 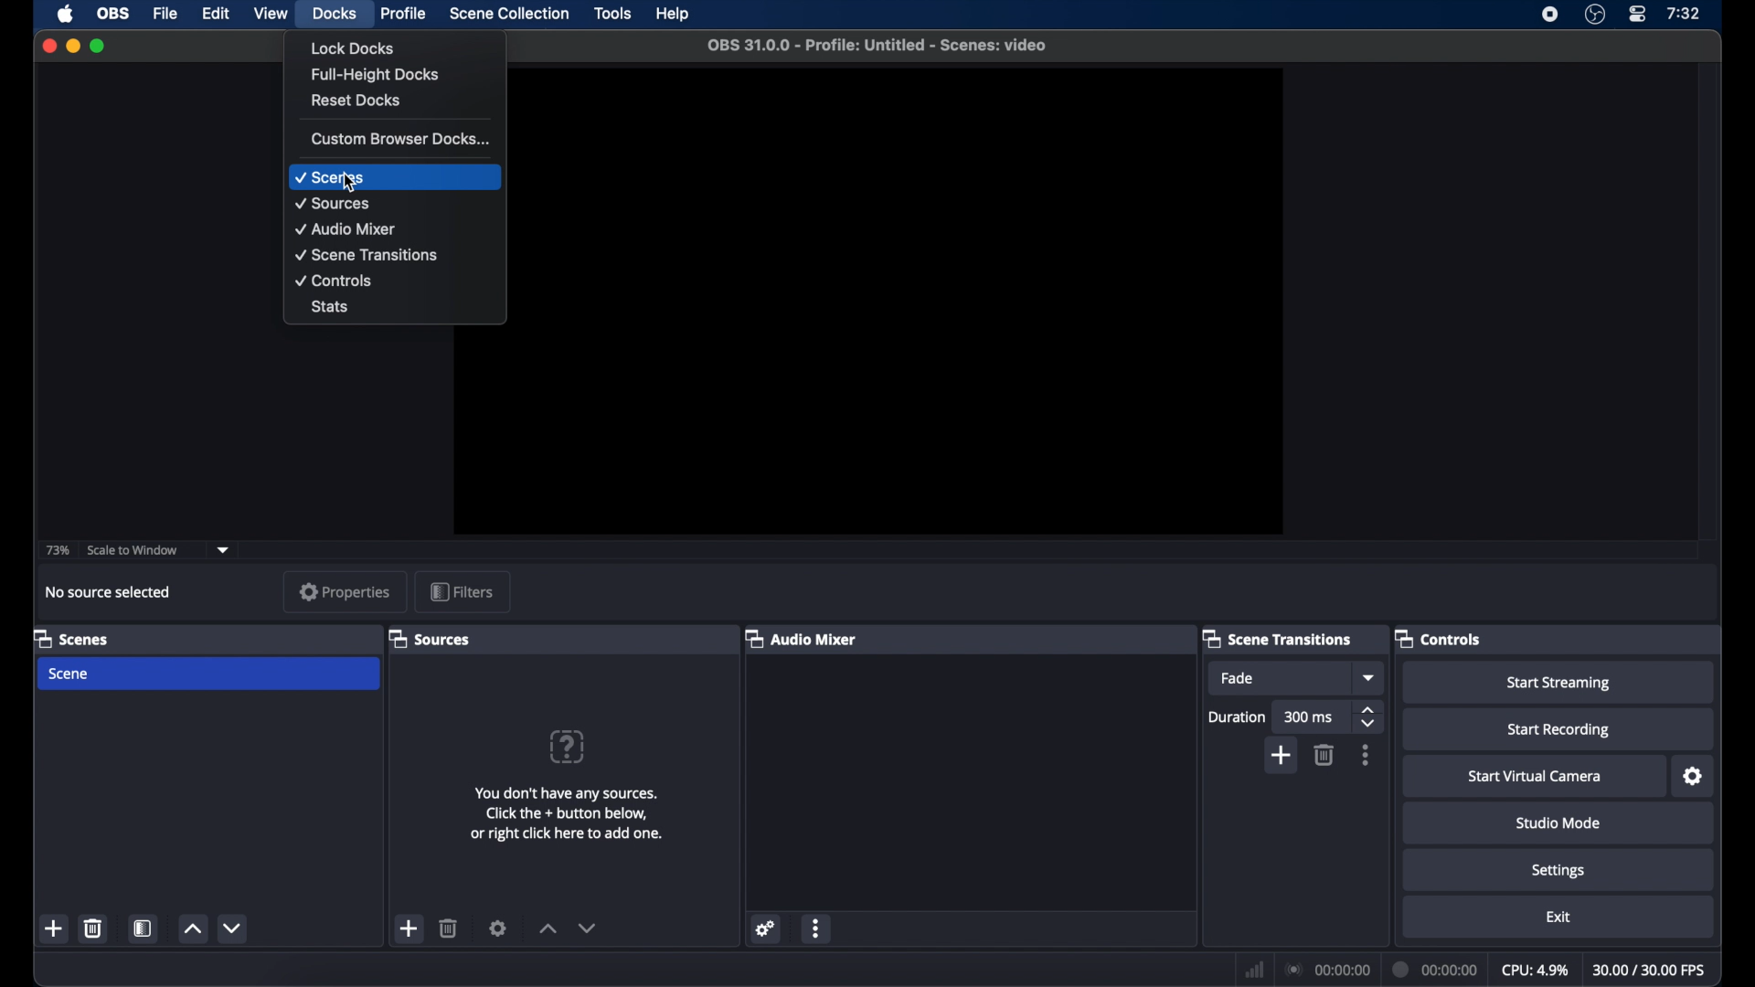 I want to click on settings, so click(x=1693, y=777).